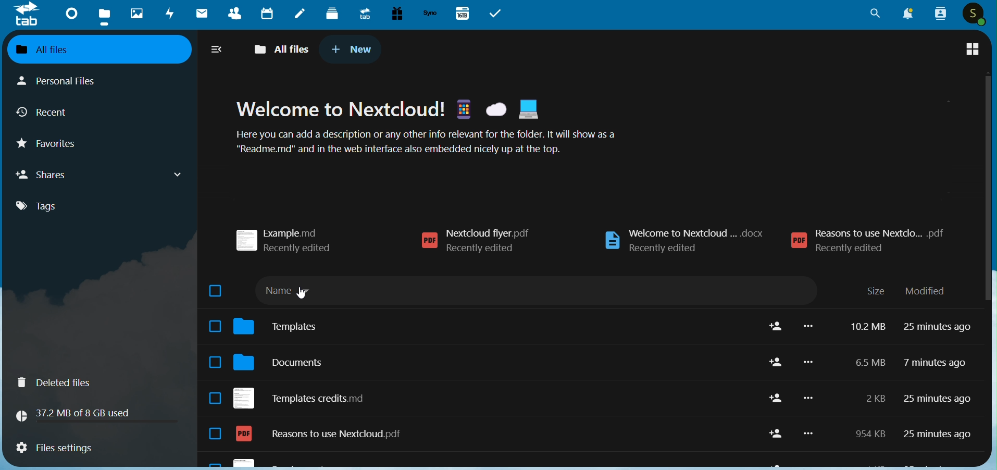 This screenshot has height=470, width=997. What do you see at coordinates (930, 291) in the screenshot?
I see `modified` at bounding box center [930, 291].